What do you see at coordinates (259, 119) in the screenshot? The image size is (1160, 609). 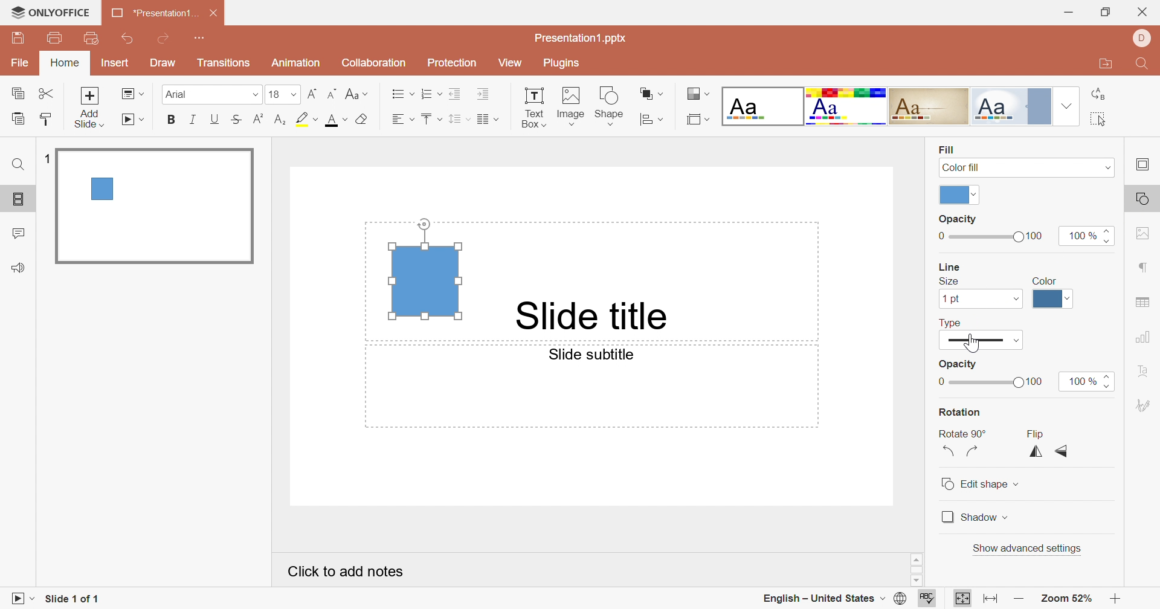 I see `Superscript` at bounding box center [259, 119].